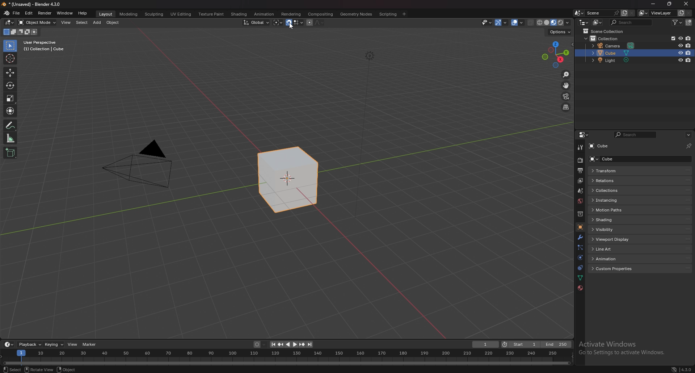 This screenshot has width=695, height=373. Describe the element at coordinates (64, 13) in the screenshot. I see `window` at that location.